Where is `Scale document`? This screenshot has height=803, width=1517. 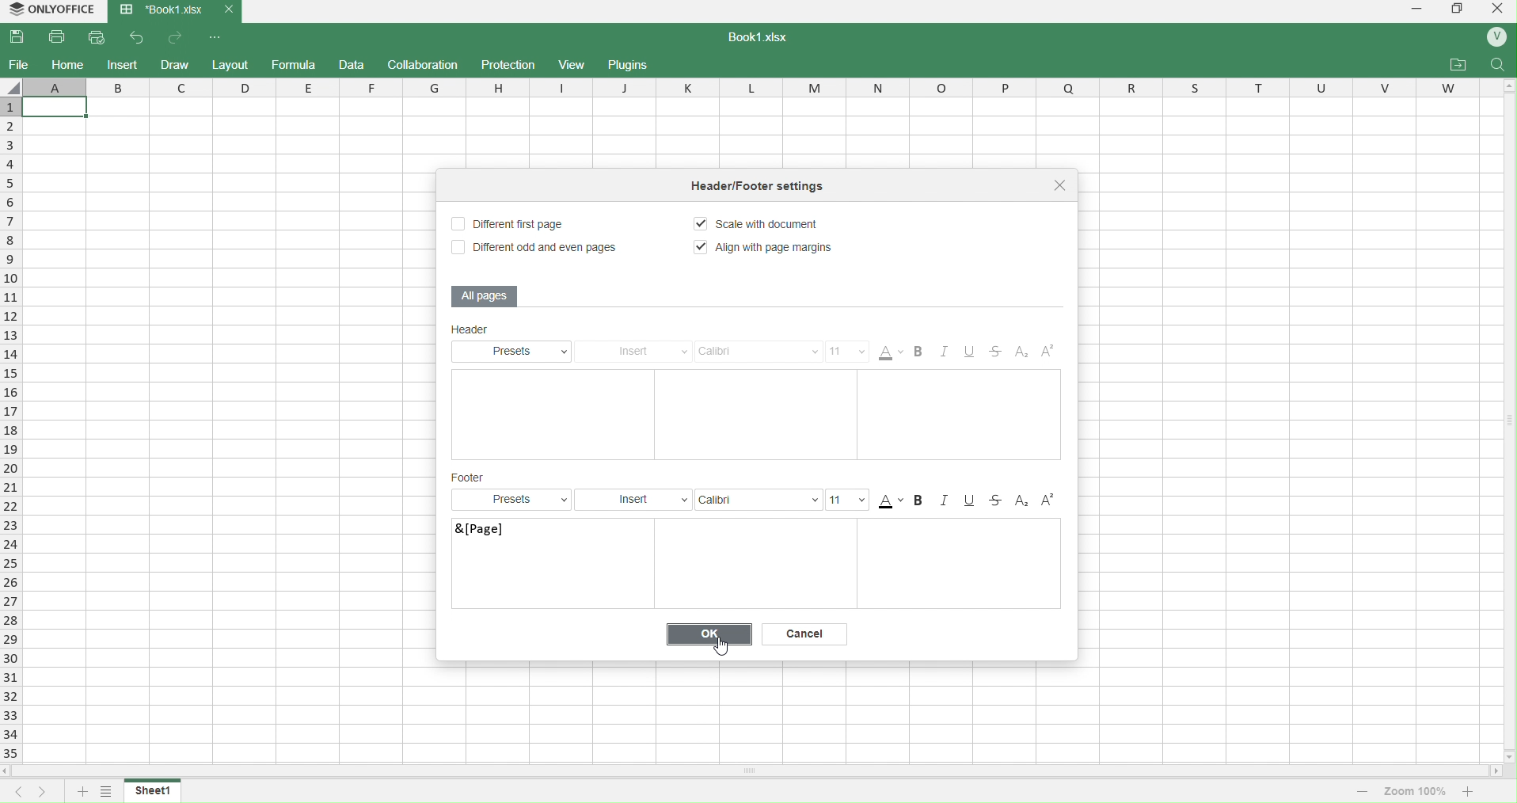
Scale document is located at coordinates (766, 226).